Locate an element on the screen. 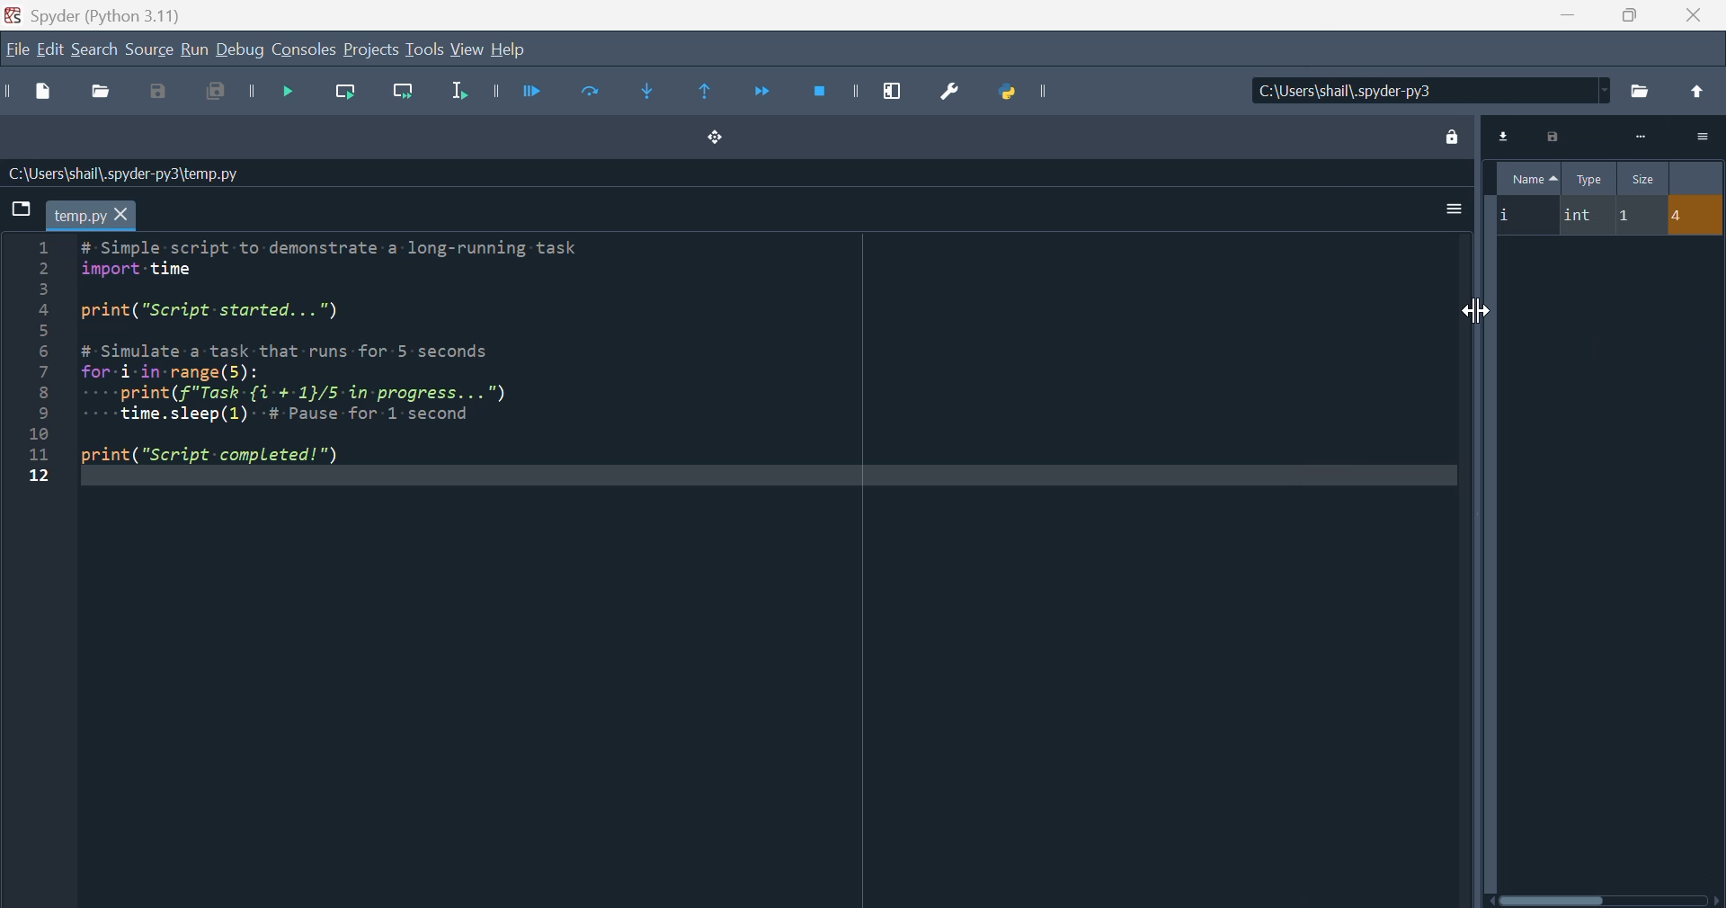  Open file is located at coordinates (99, 93).